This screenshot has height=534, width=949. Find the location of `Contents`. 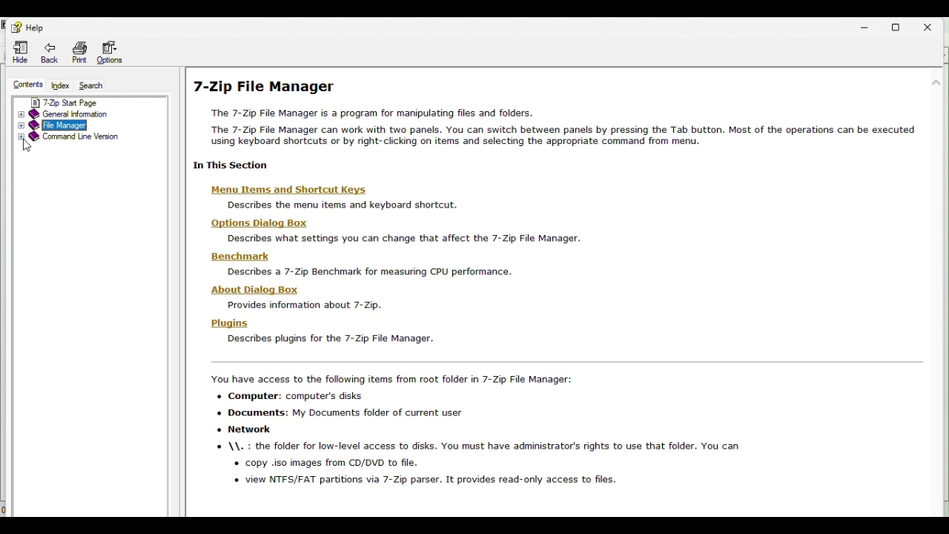

Contents is located at coordinates (30, 85).